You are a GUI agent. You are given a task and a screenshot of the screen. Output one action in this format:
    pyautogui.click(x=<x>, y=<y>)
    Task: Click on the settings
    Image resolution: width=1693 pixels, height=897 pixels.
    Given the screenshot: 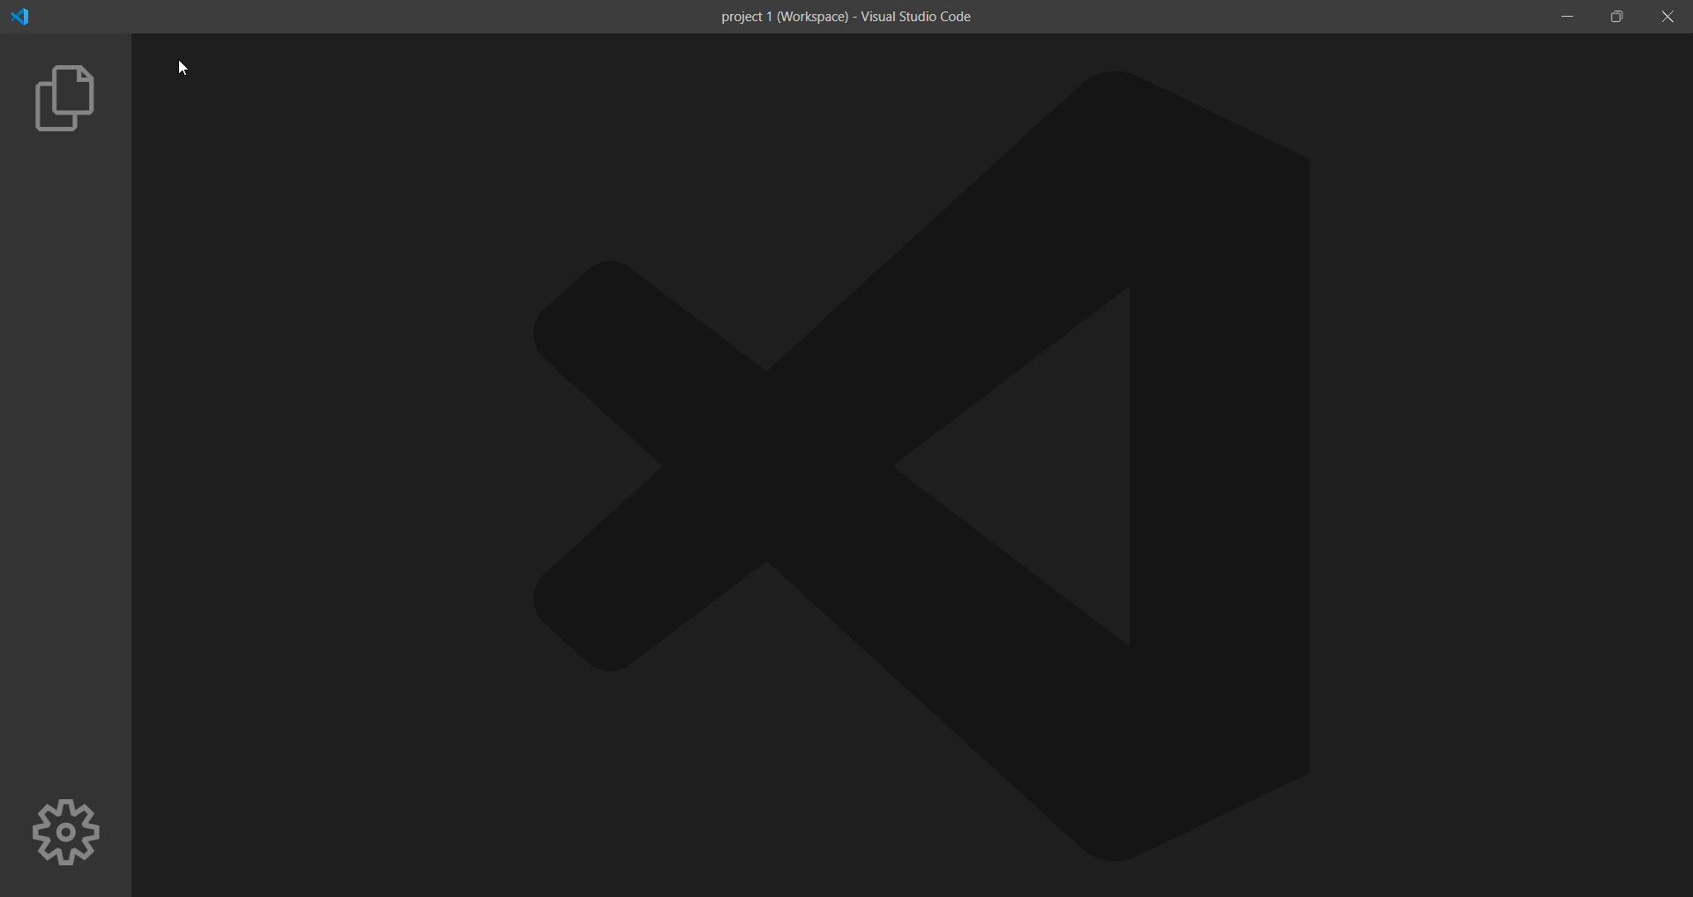 What is the action you would take?
    pyautogui.click(x=63, y=833)
    